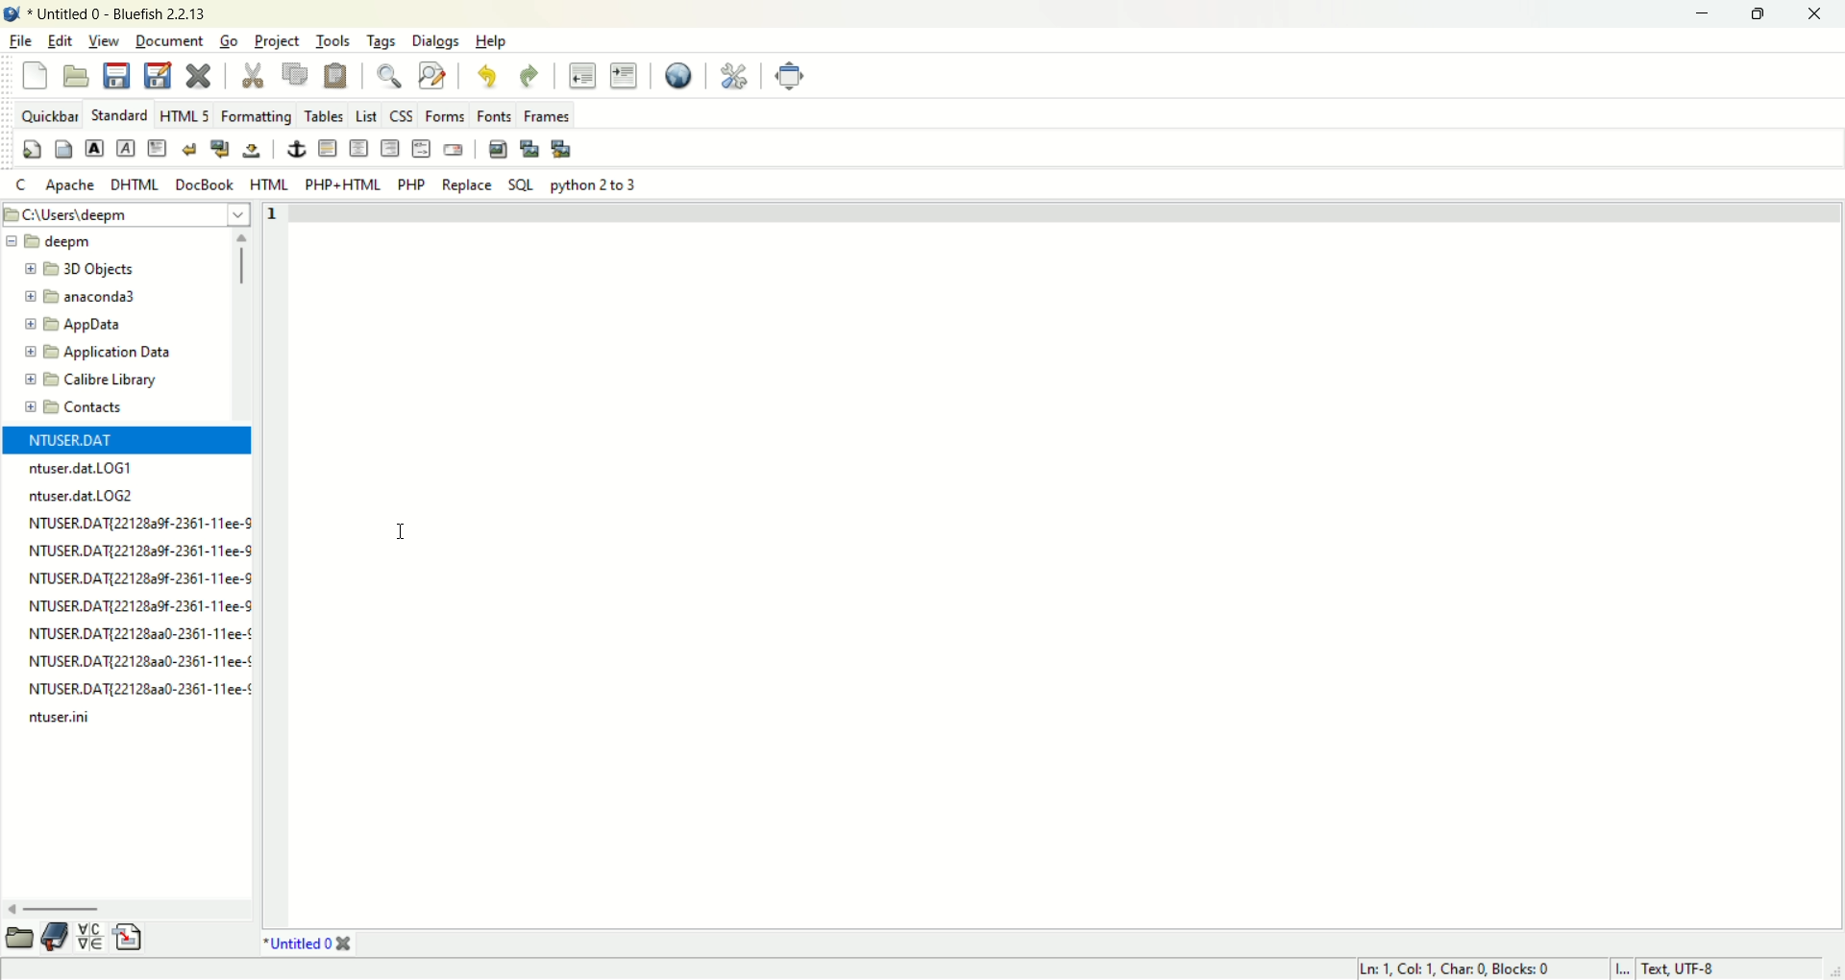 Image resolution: width=1845 pixels, height=980 pixels. I want to click on edit, so click(58, 40).